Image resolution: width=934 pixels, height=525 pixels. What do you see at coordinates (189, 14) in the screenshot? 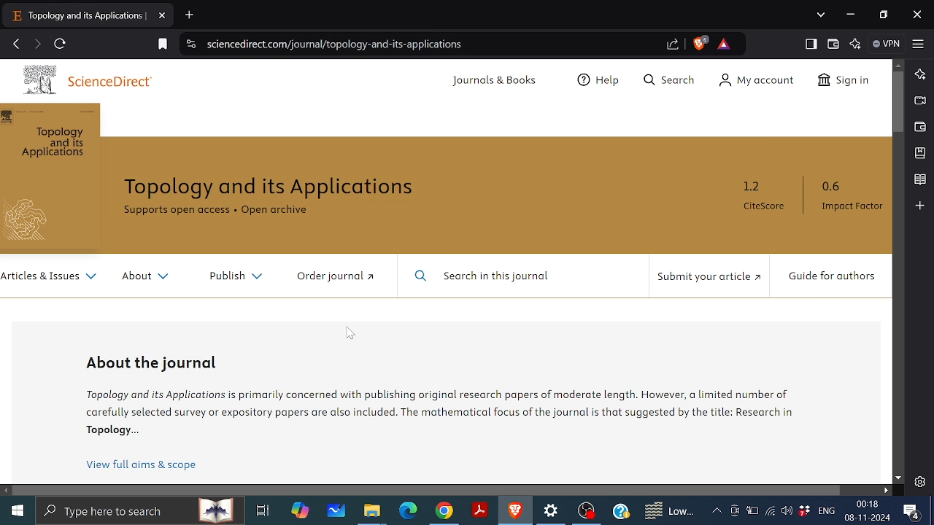
I see `Add new tab` at bounding box center [189, 14].